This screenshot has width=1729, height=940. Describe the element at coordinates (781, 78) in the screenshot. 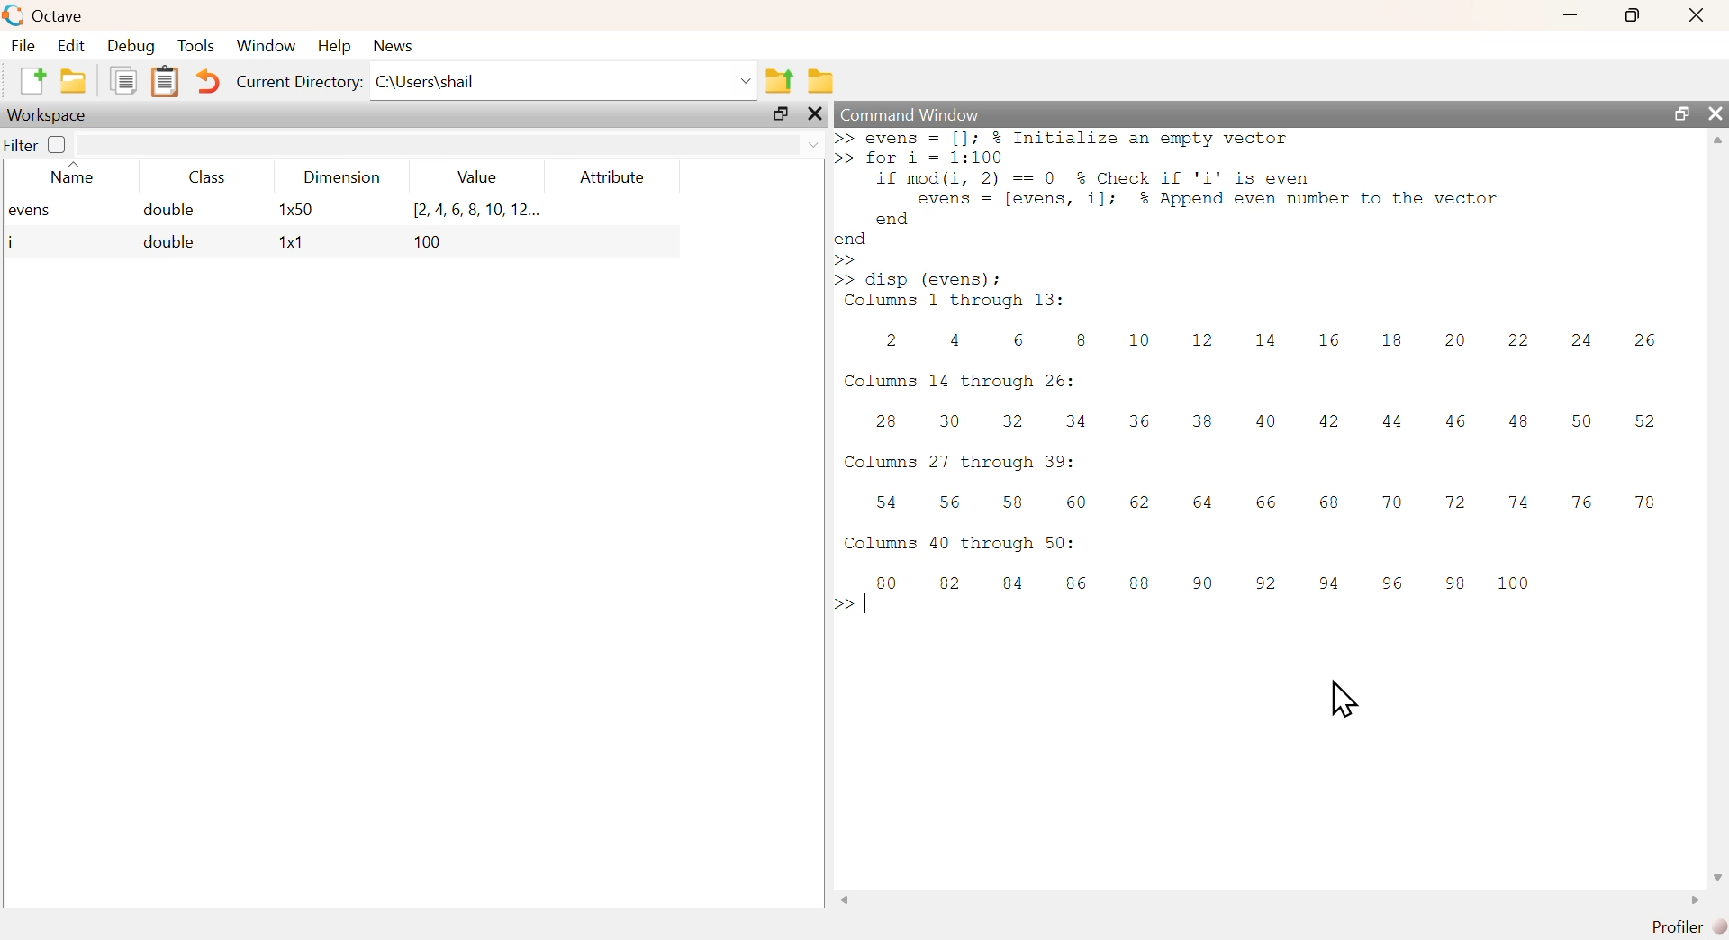

I see `one directory up` at that location.